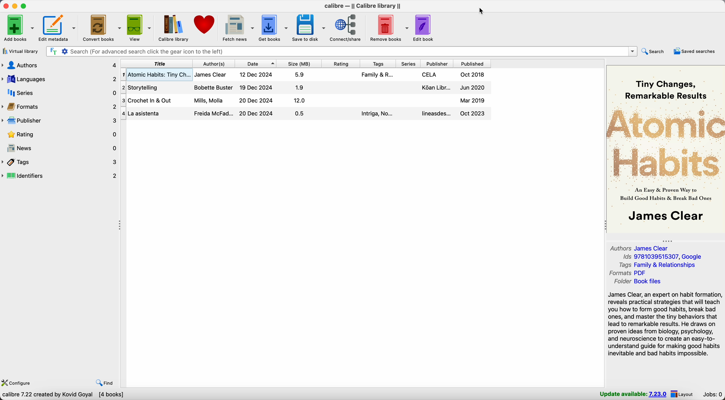 The width and height of the screenshot is (725, 400). Describe the element at coordinates (306, 75) in the screenshot. I see `Atomic Habitis: Tiny Changes... book` at that location.